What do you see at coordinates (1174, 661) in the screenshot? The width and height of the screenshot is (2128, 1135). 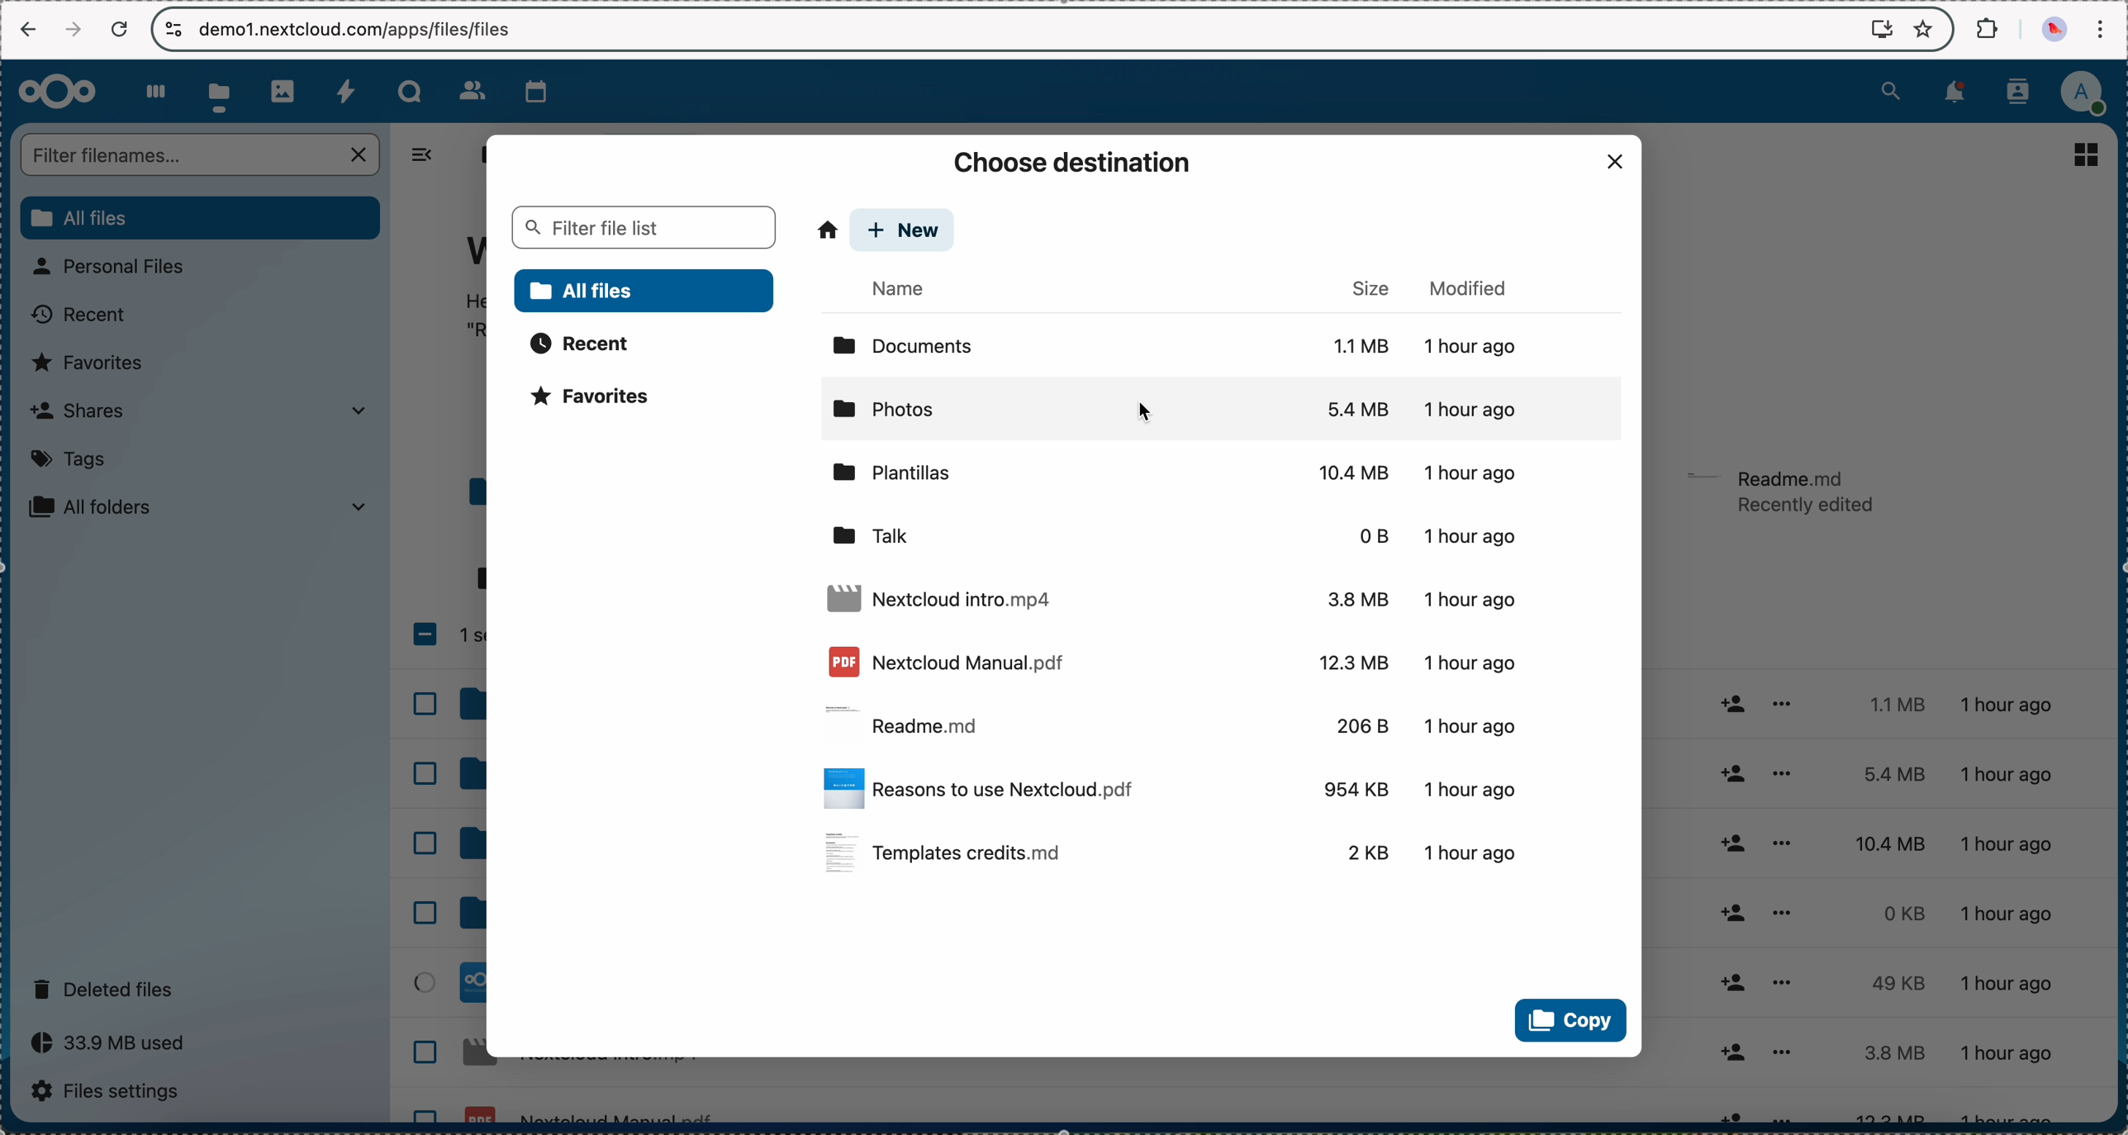 I see `file` at bounding box center [1174, 661].